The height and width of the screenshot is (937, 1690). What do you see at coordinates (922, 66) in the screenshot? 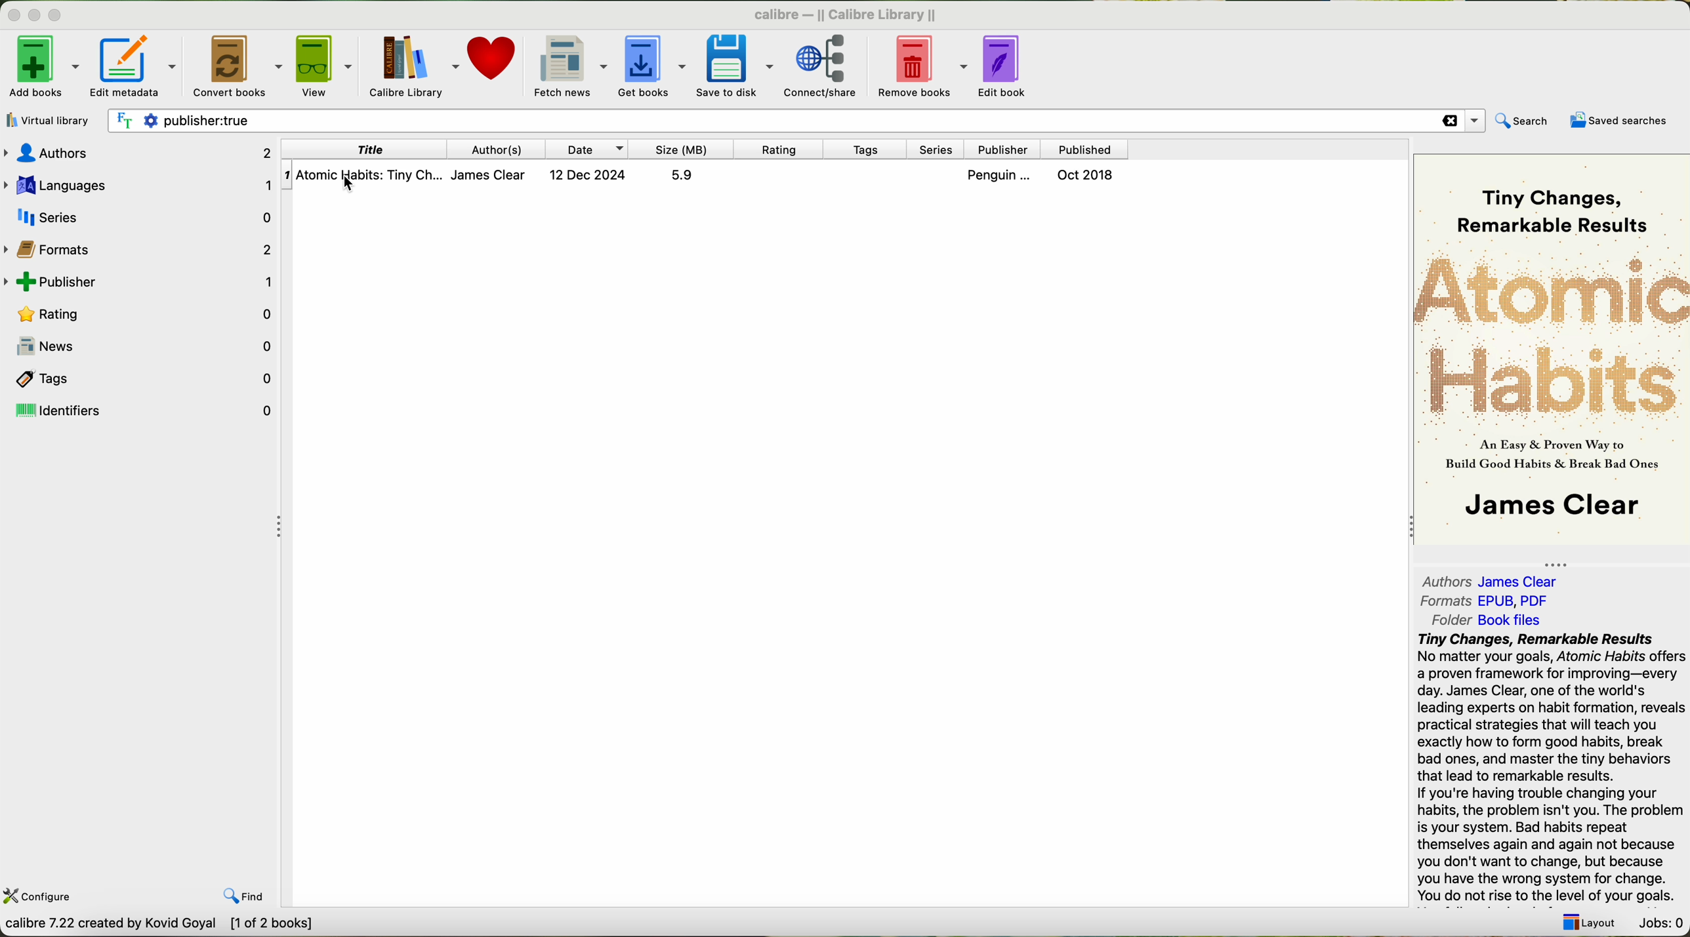
I see `remove books` at bounding box center [922, 66].